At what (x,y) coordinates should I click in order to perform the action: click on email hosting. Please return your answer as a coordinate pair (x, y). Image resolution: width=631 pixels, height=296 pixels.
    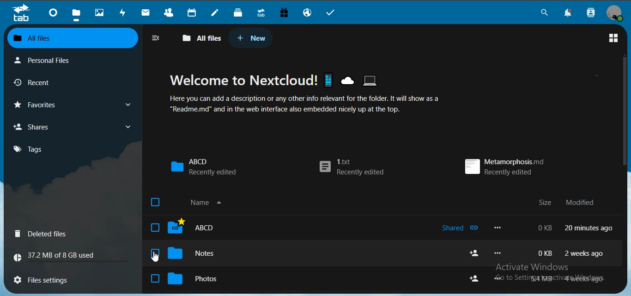
    Looking at the image, I should click on (307, 12).